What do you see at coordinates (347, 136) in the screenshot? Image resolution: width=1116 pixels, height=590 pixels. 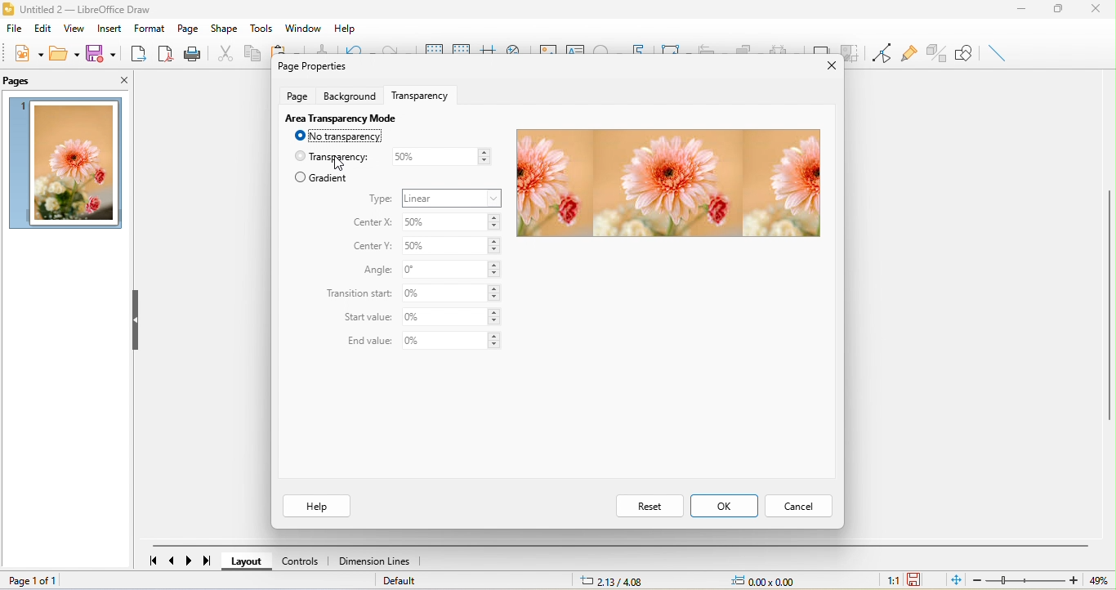 I see `no transparency` at bounding box center [347, 136].